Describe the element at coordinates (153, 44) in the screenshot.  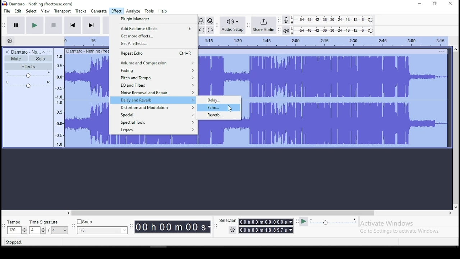
I see `get AI effects` at that location.